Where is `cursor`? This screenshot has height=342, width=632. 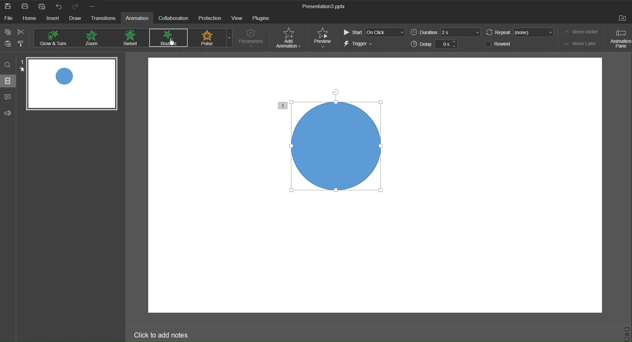 cursor is located at coordinates (173, 41).